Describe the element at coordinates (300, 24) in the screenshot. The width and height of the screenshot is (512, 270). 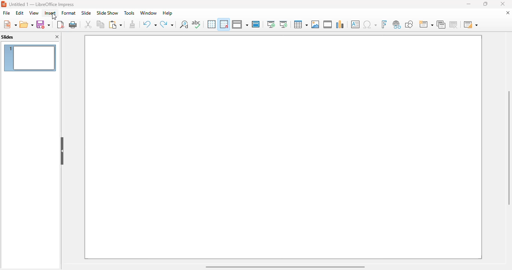
I see `table` at that location.